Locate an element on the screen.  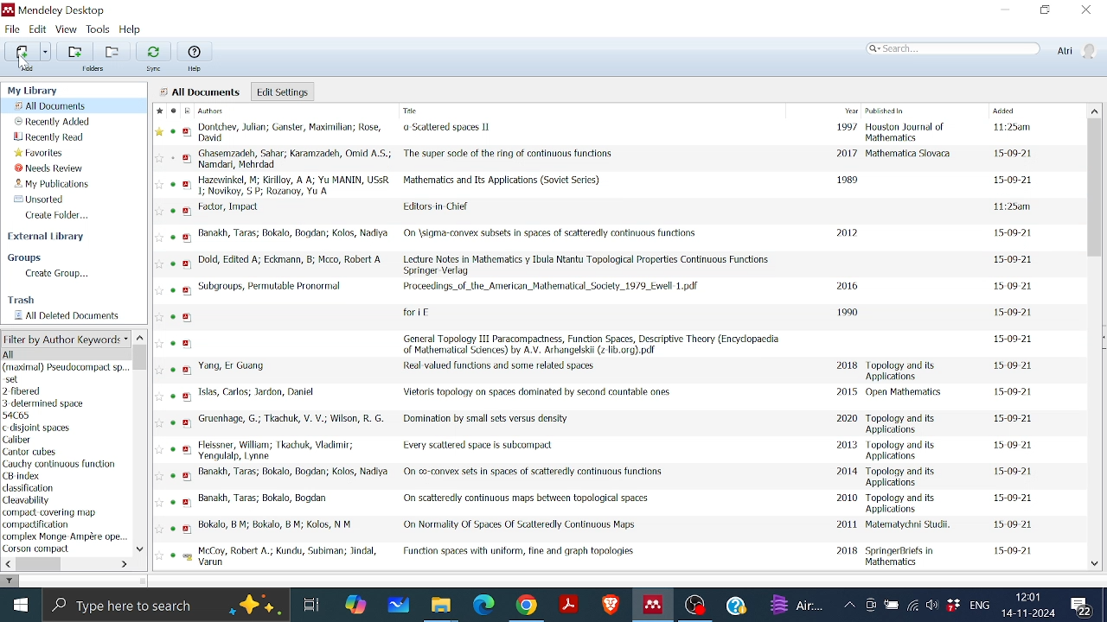
Title is located at coordinates (551, 234).